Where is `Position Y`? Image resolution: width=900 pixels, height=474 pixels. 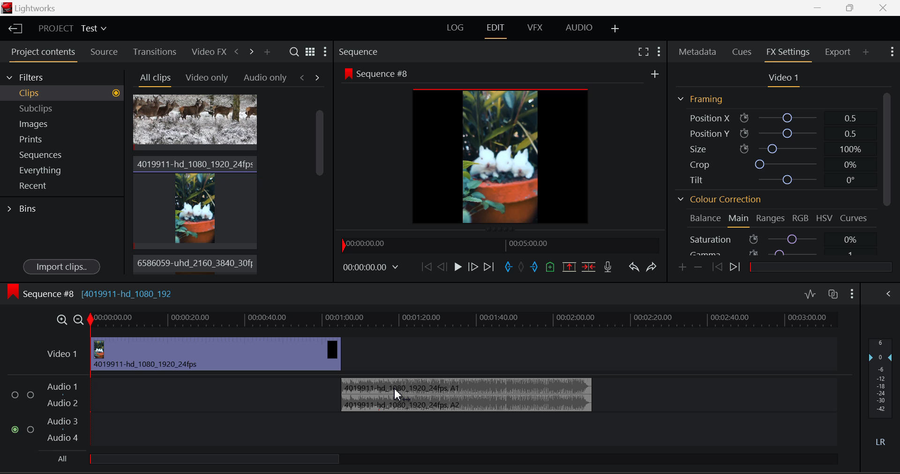
Position Y is located at coordinates (780, 134).